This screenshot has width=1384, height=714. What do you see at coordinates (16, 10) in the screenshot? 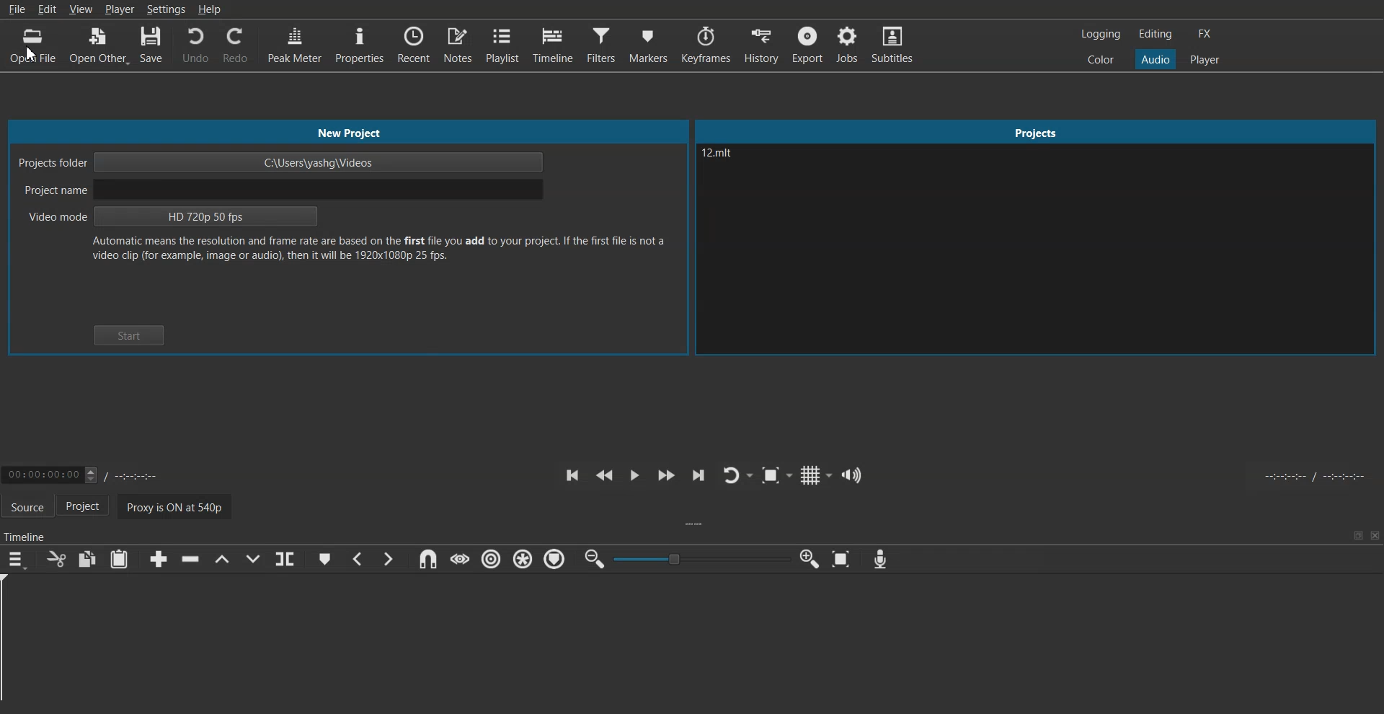
I see `File` at bounding box center [16, 10].